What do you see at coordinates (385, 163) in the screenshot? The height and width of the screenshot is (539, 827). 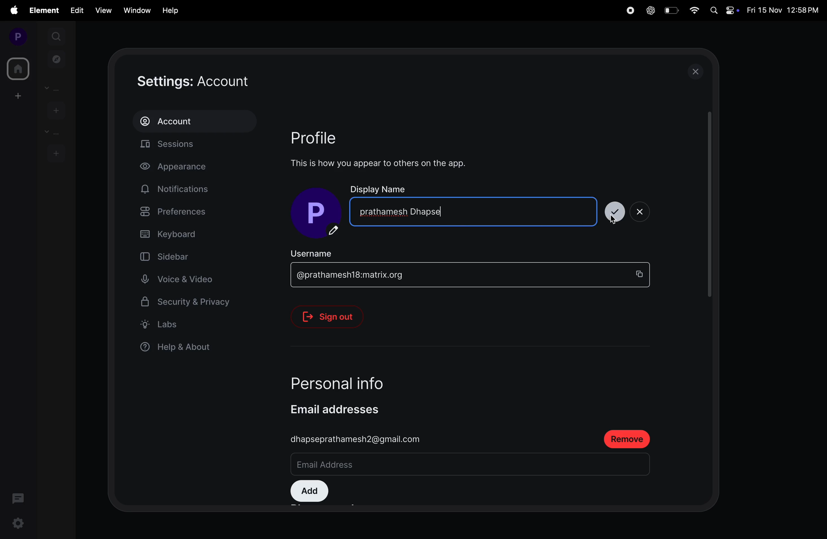 I see `this is how you appear on other app` at bounding box center [385, 163].